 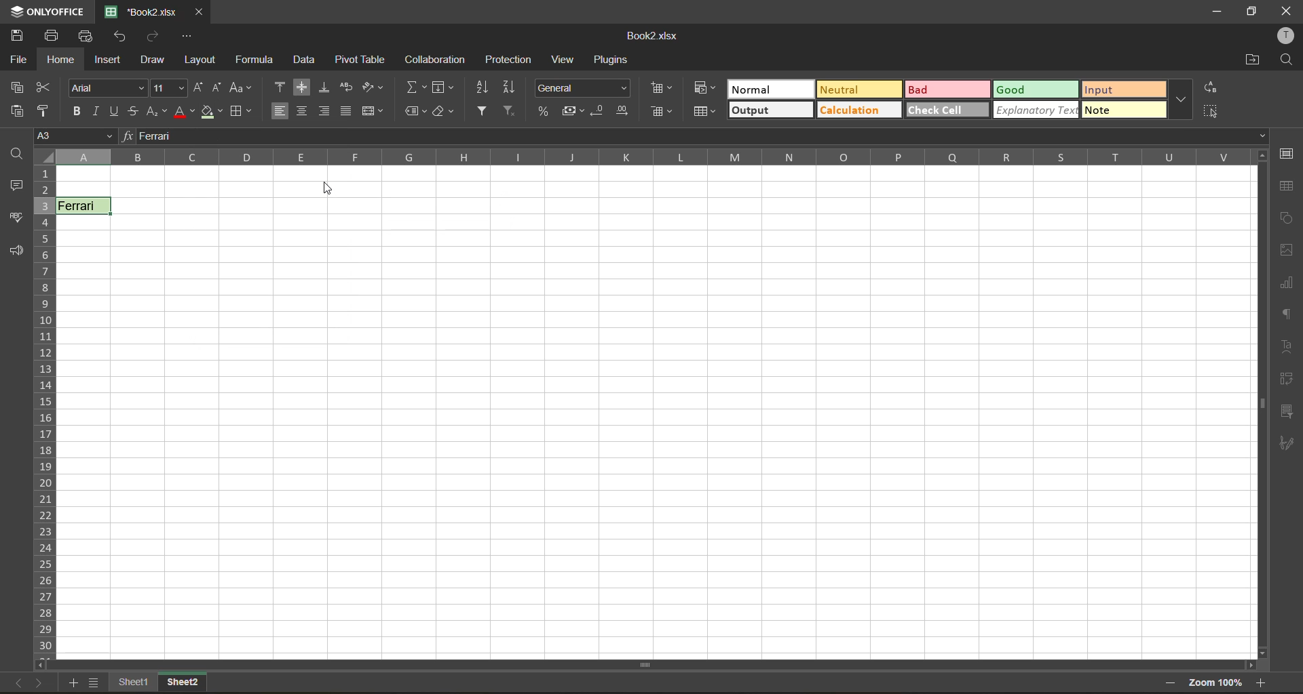 I want to click on cell address, so click(x=73, y=136).